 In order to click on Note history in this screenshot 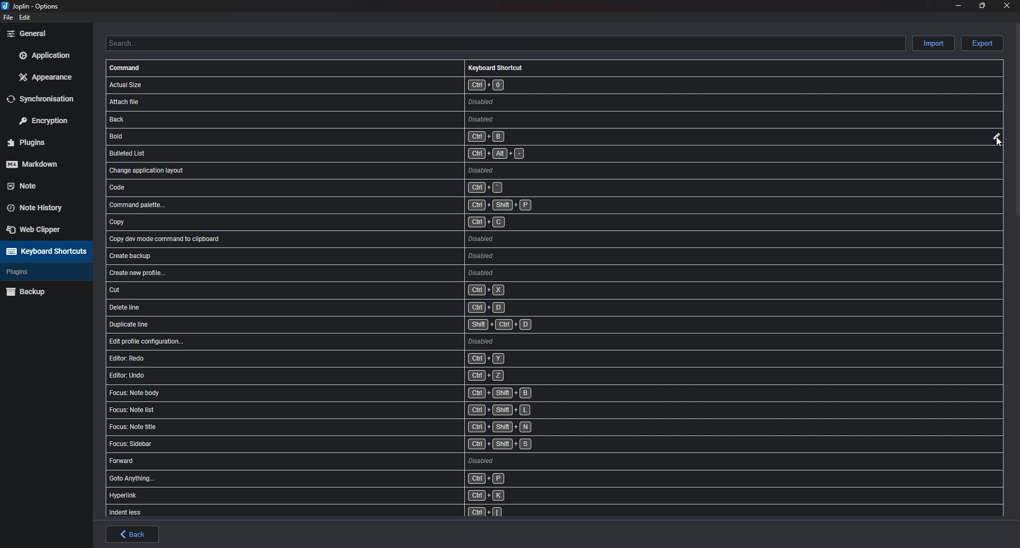, I will do `click(40, 204)`.